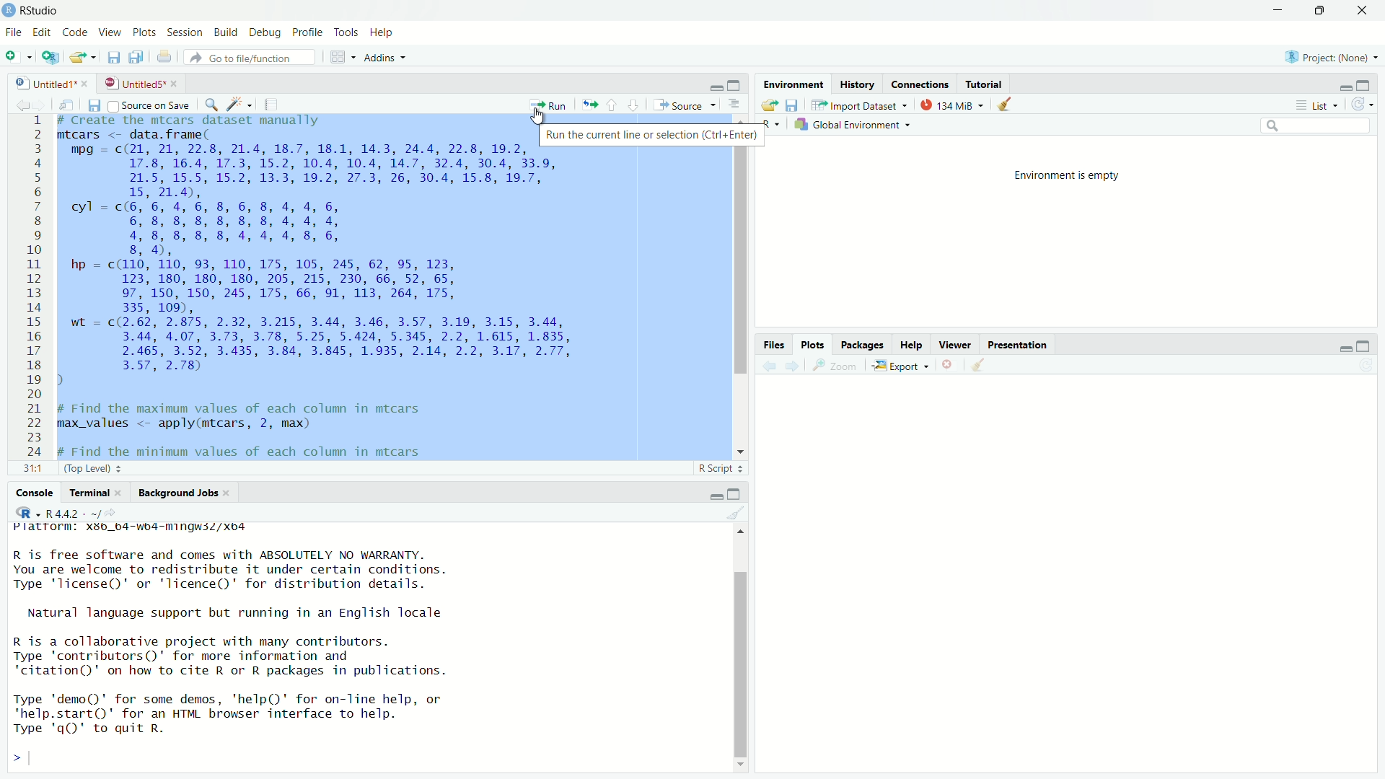  Describe the element at coordinates (1029, 344) in the screenshot. I see `Presentation` at that location.